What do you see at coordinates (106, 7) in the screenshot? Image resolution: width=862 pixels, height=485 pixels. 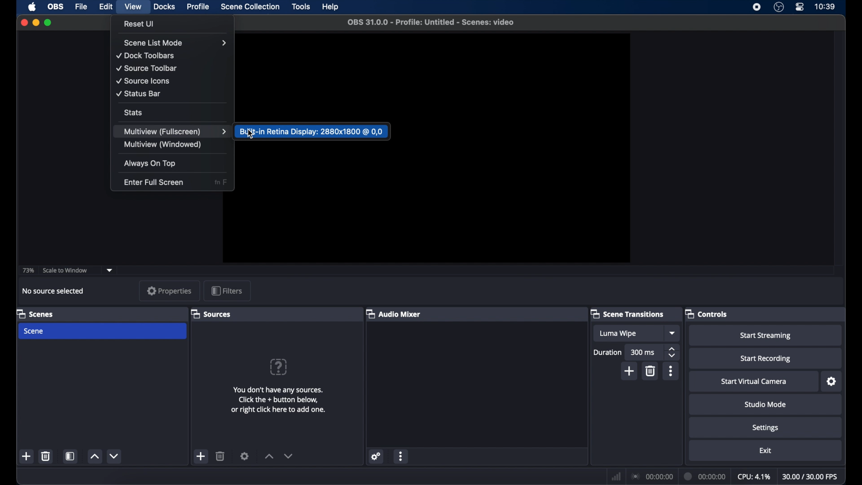 I see `edit` at bounding box center [106, 7].